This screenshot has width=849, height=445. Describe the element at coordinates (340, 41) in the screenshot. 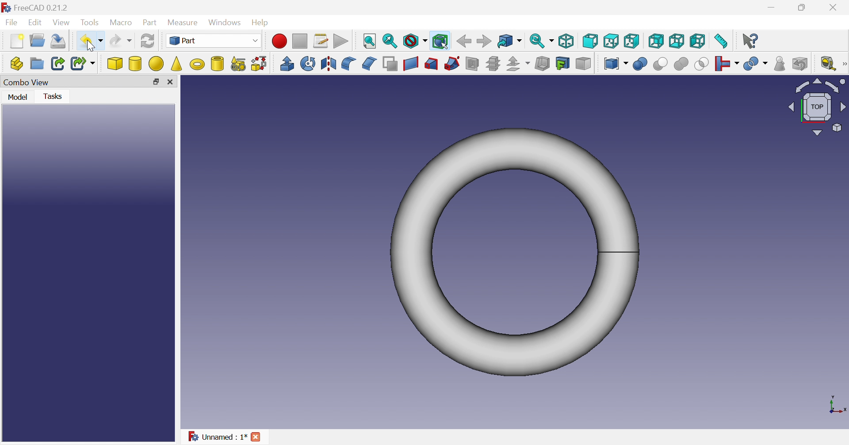

I see `Execute macro` at that location.